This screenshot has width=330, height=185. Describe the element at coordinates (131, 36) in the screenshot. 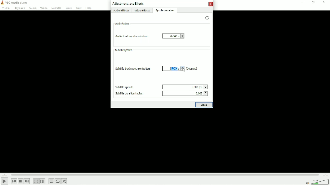

I see `Audio track synchronization` at that location.